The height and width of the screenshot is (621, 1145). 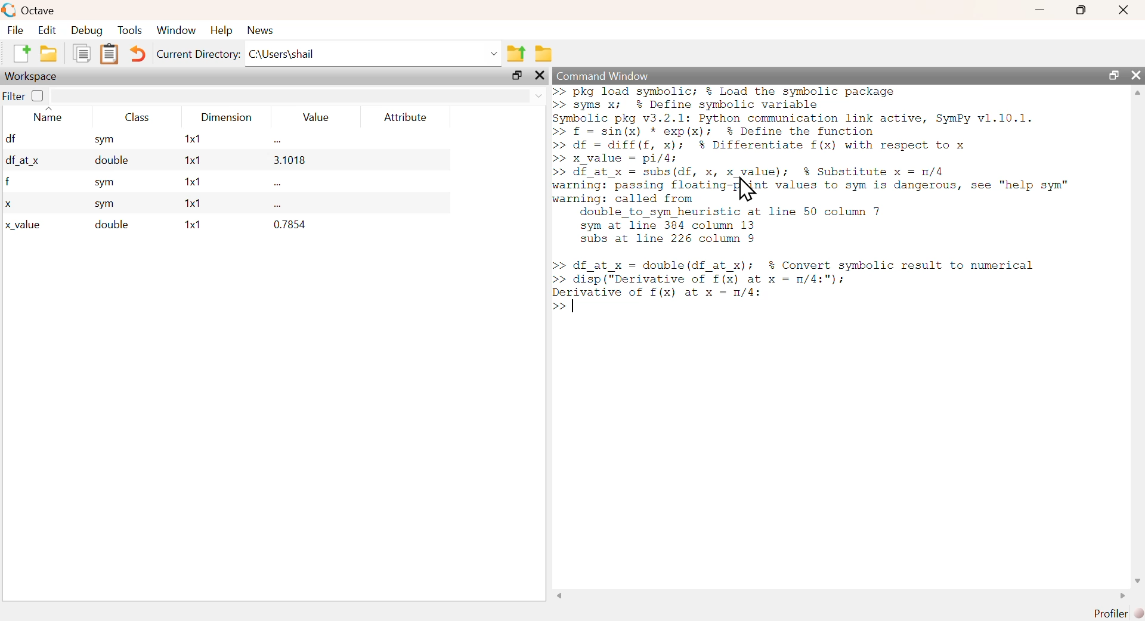 What do you see at coordinates (372, 54) in the screenshot?
I see `C:\Users\shail` at bounding box center [372, 54].